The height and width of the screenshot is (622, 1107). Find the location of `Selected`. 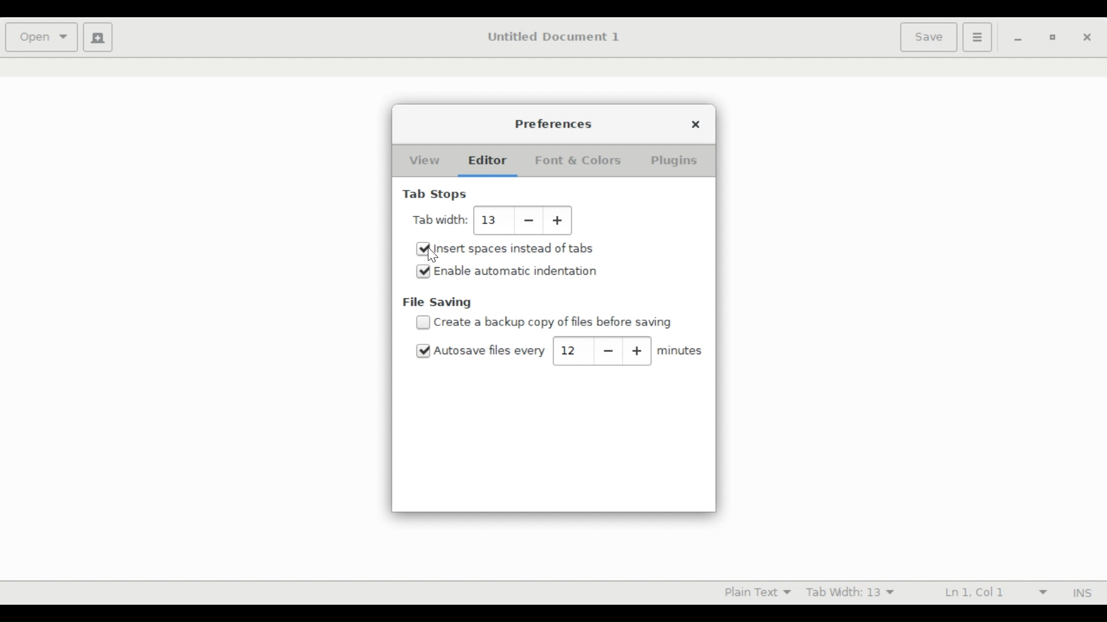

Selected is located at coordinates (424, 351).